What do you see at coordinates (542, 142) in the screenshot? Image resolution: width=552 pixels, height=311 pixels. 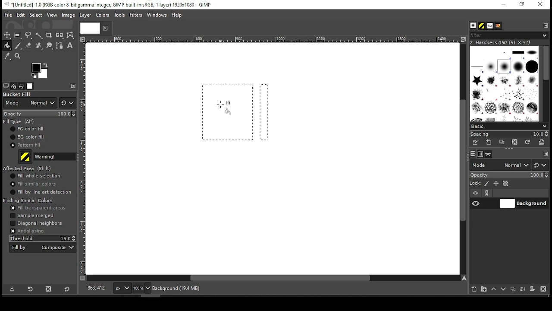 I see `open brush as image` at bounding box center [542, 142].